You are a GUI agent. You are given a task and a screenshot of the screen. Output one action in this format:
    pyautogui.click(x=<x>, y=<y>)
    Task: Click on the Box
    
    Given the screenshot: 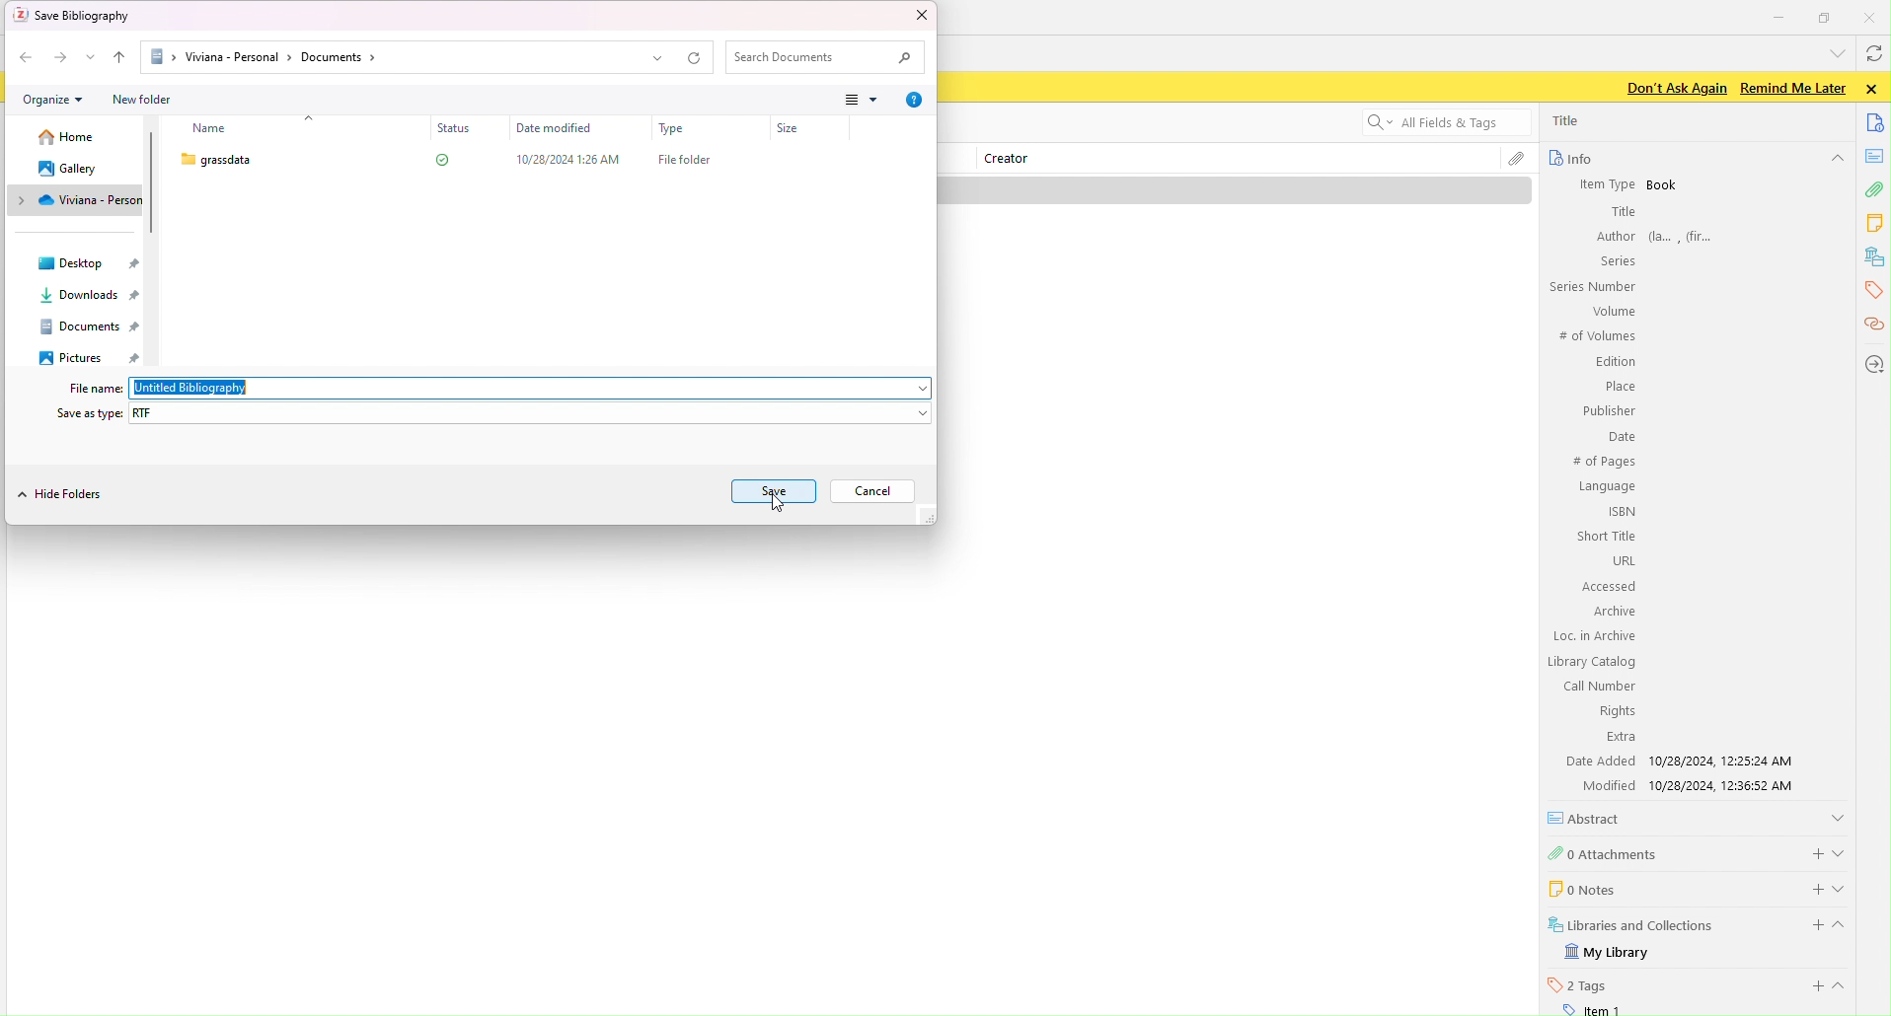 What is the action you would take?
    pyautogui.click(x=518, y=169)
    